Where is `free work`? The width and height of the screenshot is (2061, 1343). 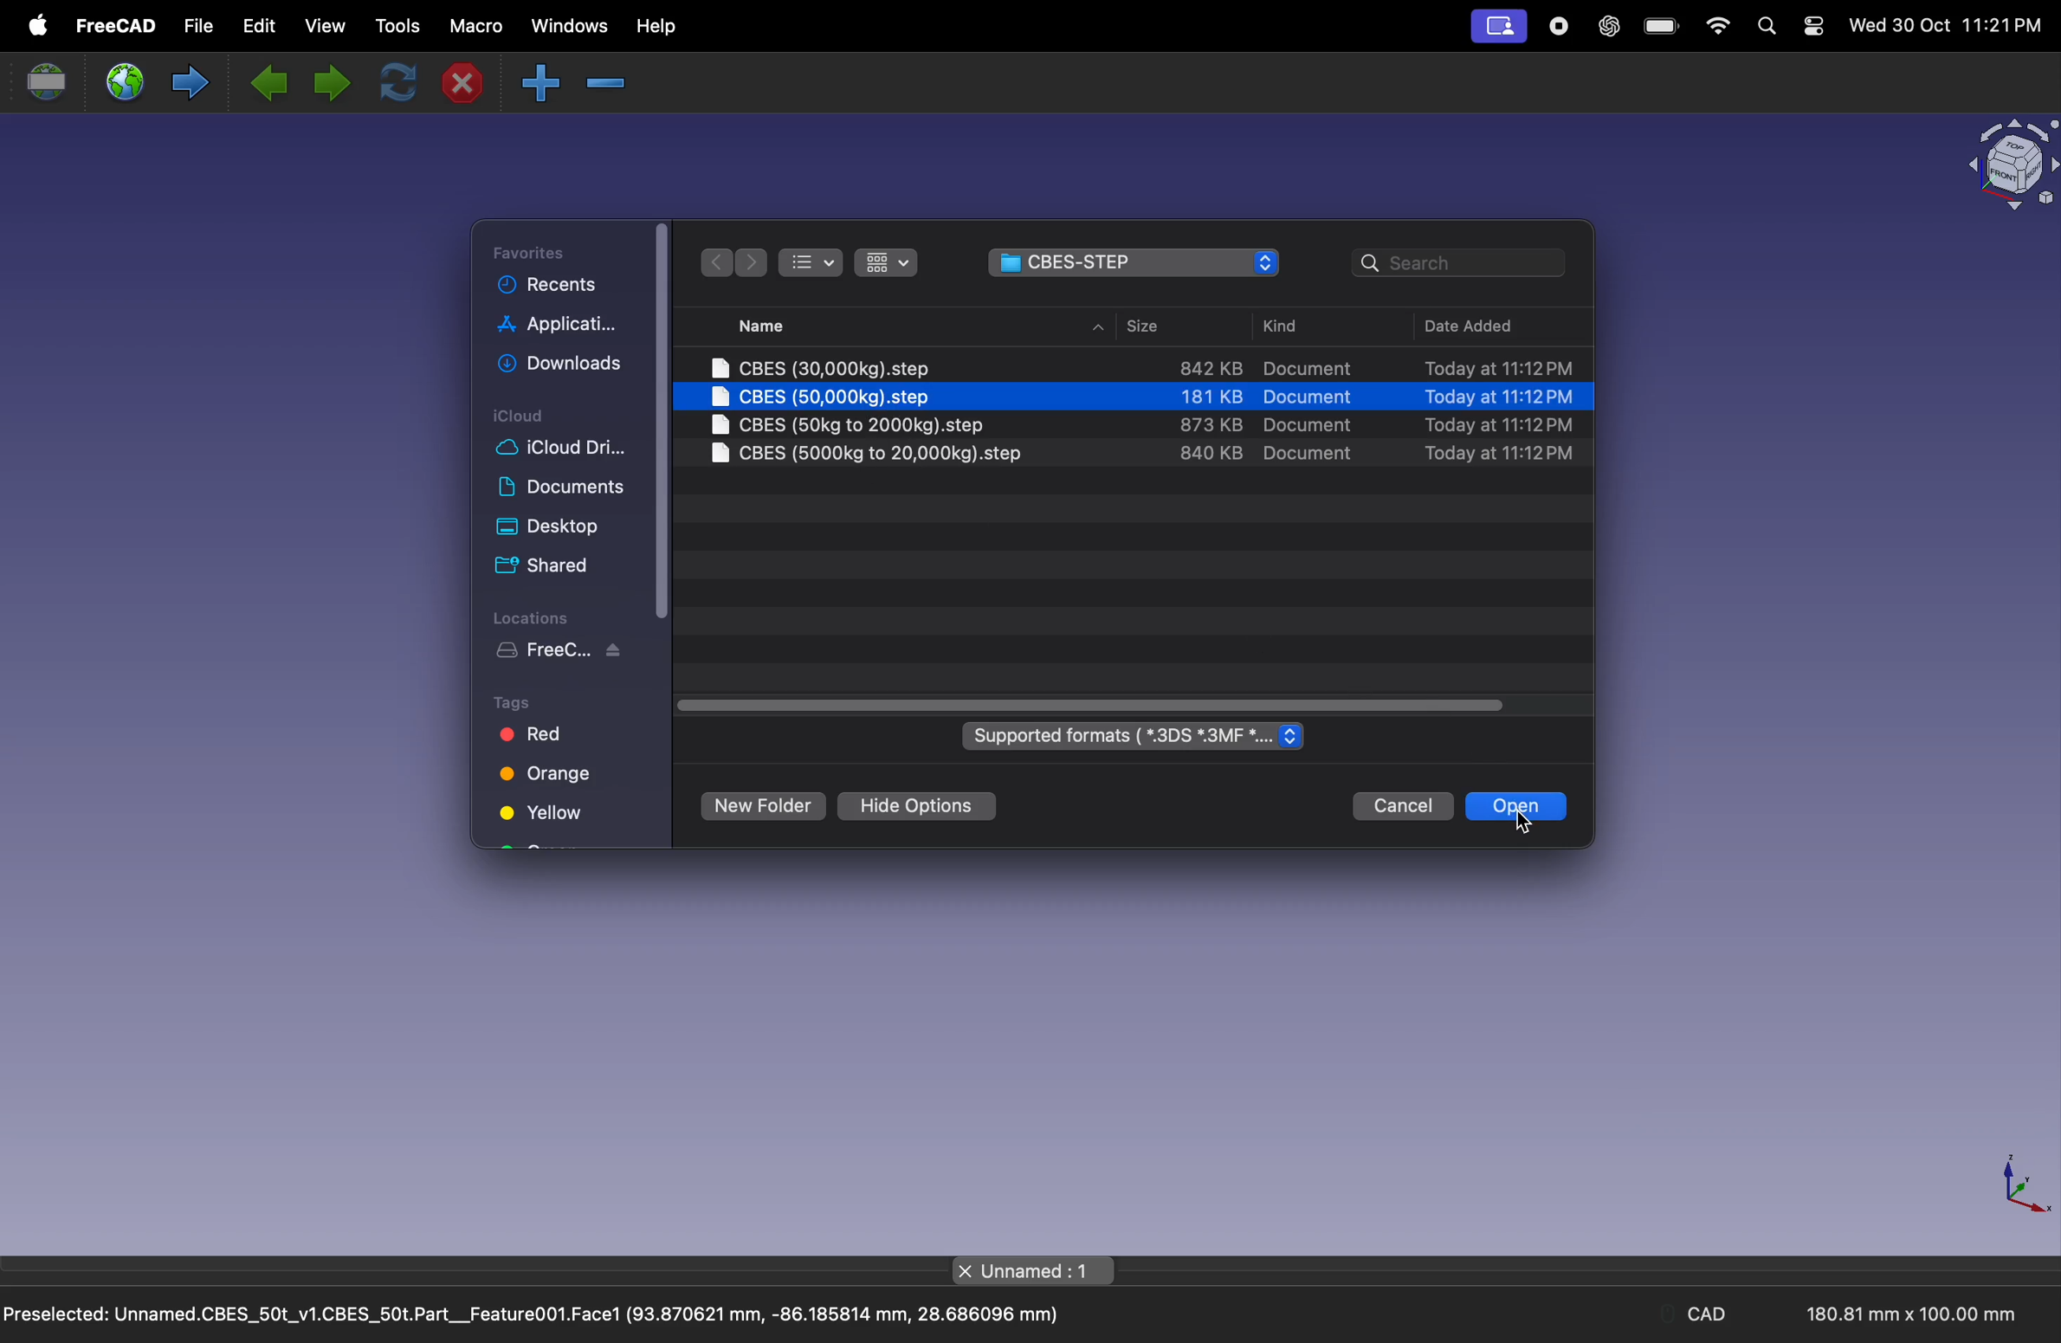 free work is located at coordinates (561, 651).